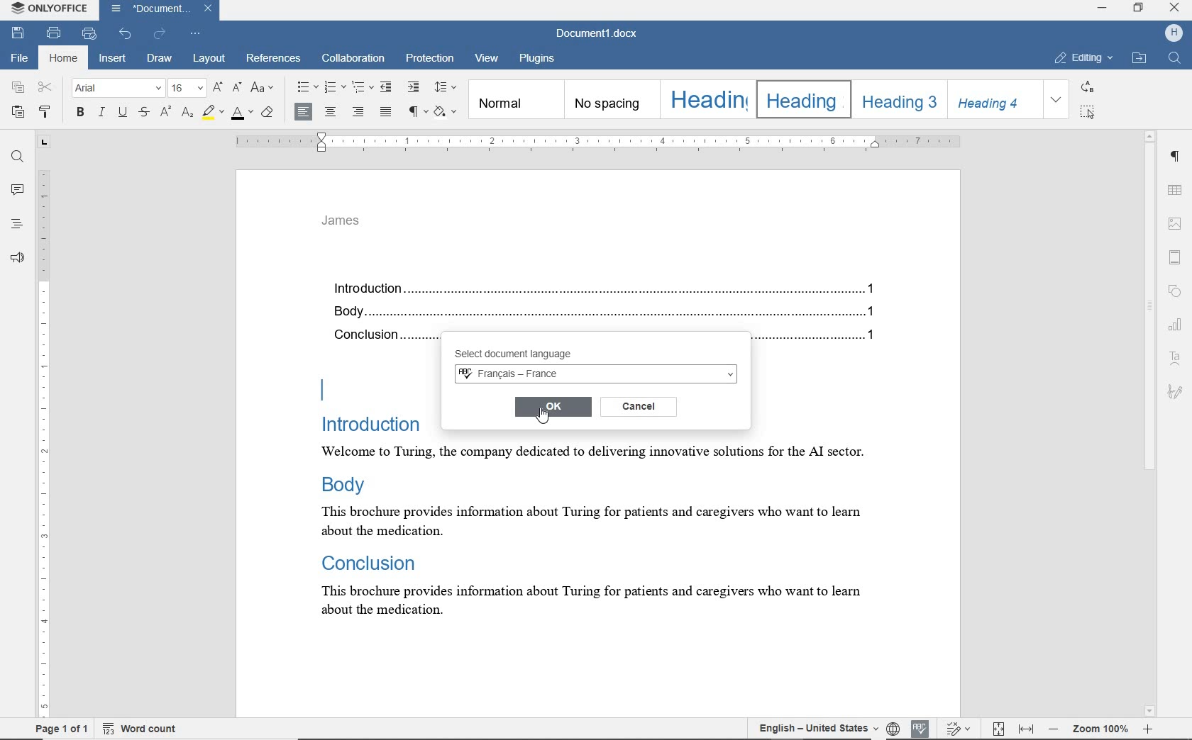 The height and width of the screenshot is (740, 1192). Describe the element at coordinates (212, 113) in the screenshot. I see `highlight color` at that location.